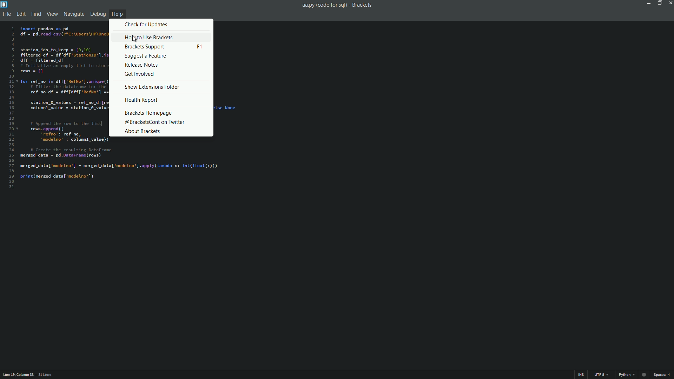 The image size is (674, 379). What do you see at coordinates (149, 37) in the screenshot?
I see `how to use brackets` at bounding box center [149, 37].